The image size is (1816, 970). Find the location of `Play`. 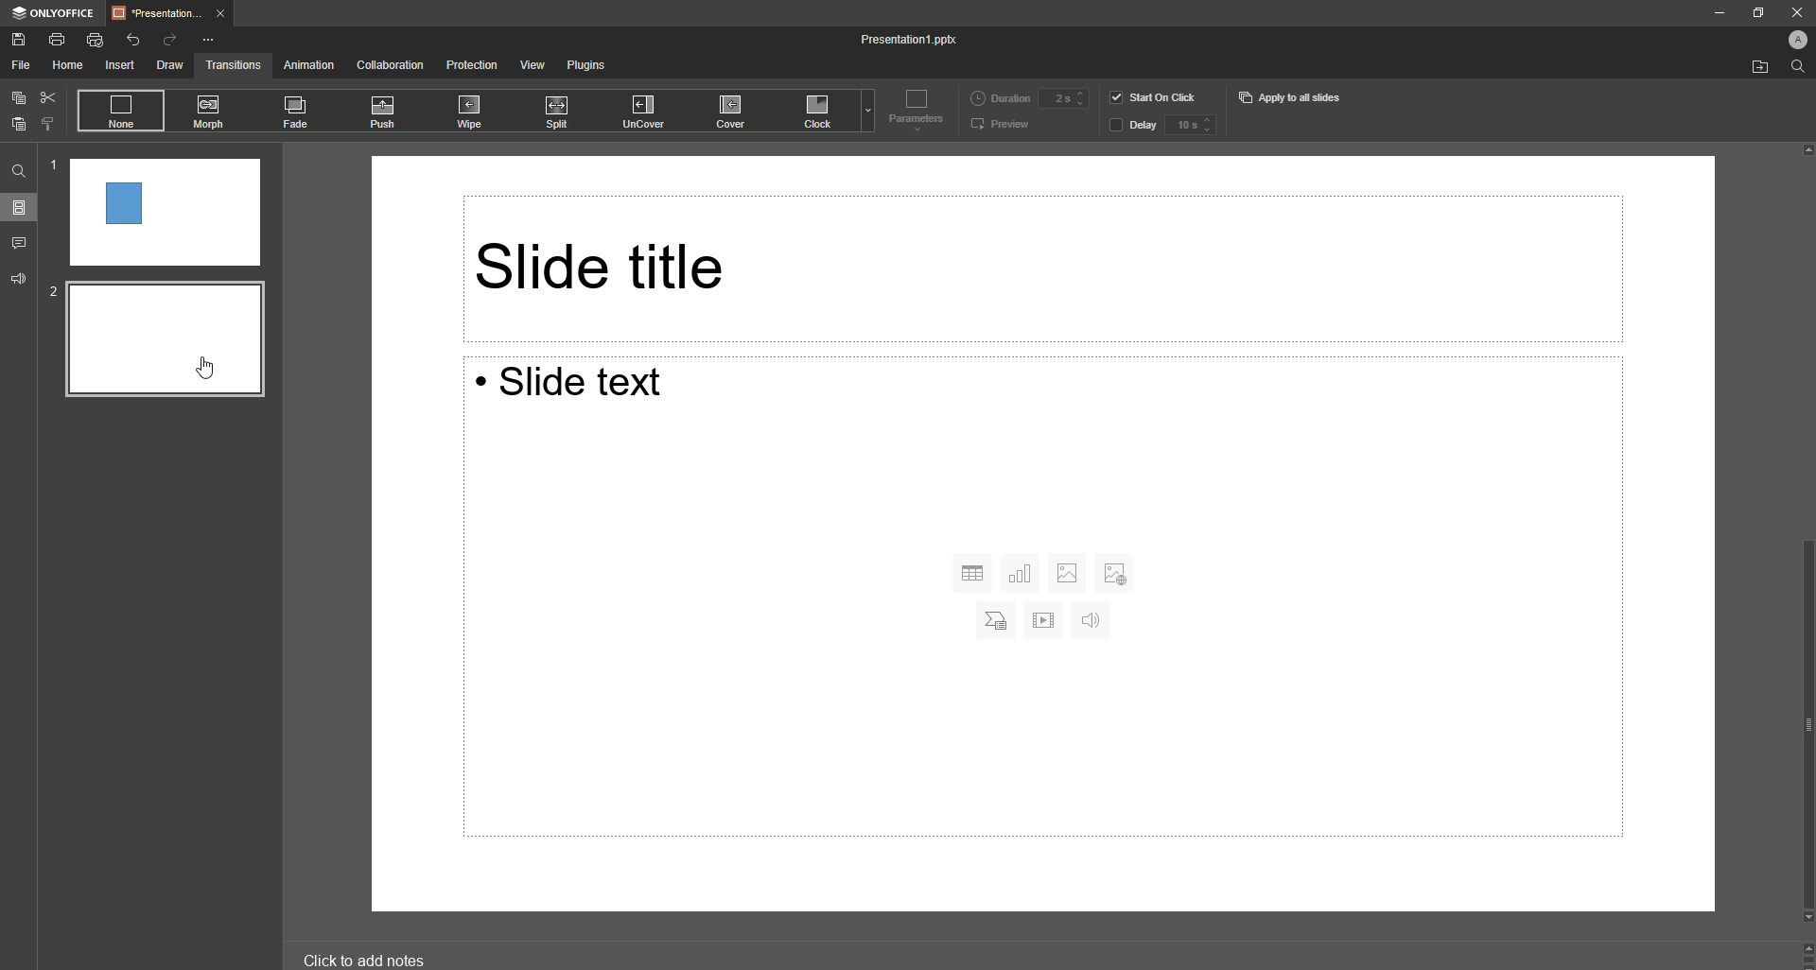

Play is located at coordinates (1050, 621).